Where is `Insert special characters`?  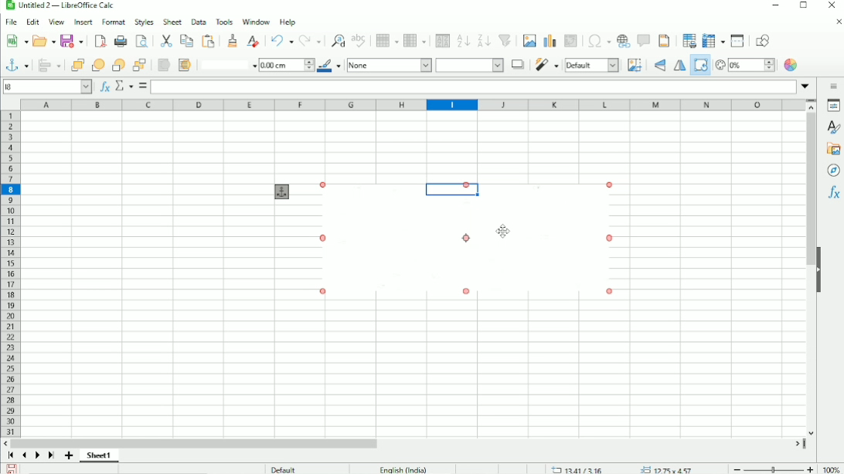
Insert special characters is located at coordinates (599, 40).